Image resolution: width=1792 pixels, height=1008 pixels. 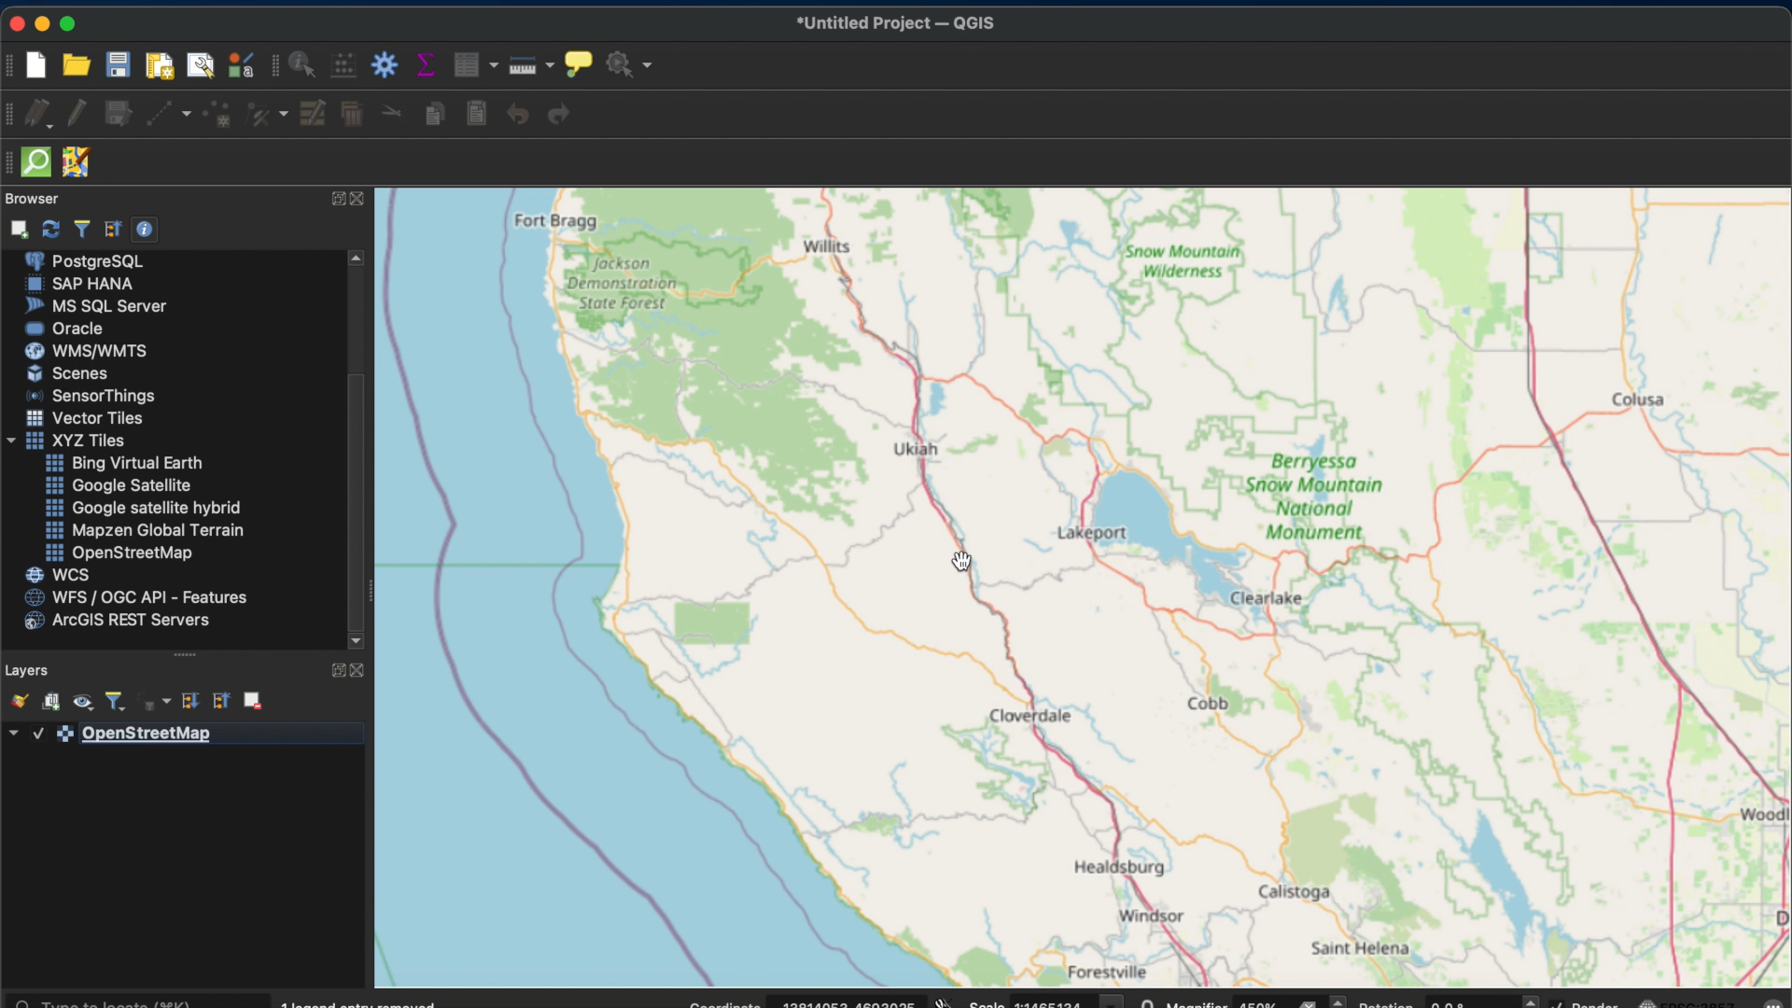 I want to click on save edits, so click(x=119, y=116).